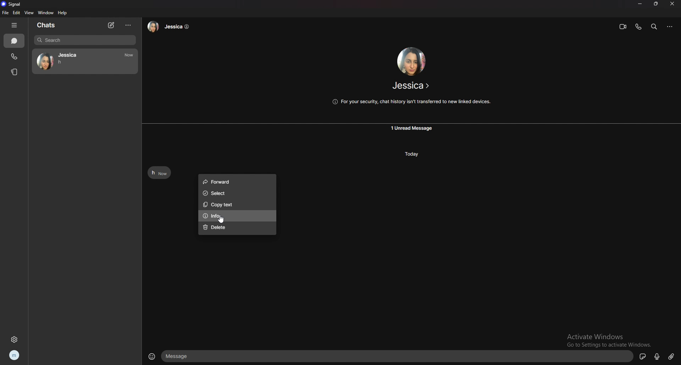  Describe the element at coordinates (640, 4) in the screenshot. I see `minimize` at that location.